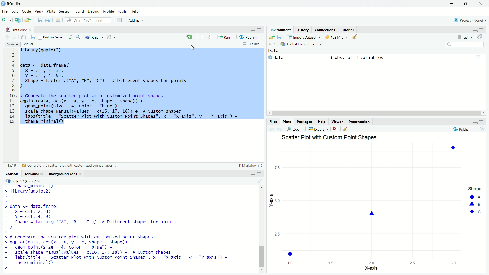 Image resolution: width=489 pixels, height=275 pixels. I want to click on Console, so click(12, 174).